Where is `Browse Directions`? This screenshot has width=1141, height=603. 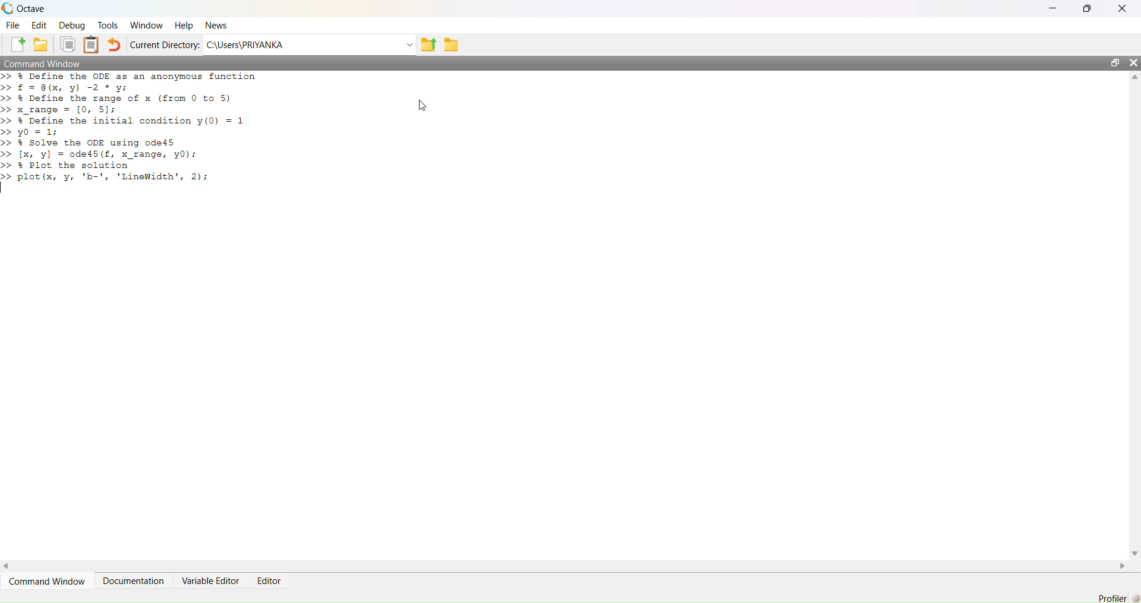
Browse Directions is located at coordinates (452, 45).